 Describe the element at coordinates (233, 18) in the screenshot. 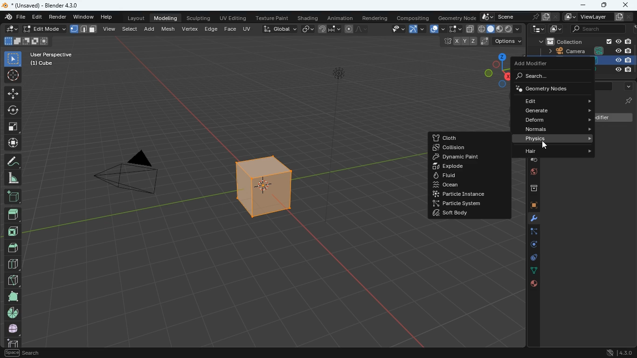

I see `uv editing` at that location.